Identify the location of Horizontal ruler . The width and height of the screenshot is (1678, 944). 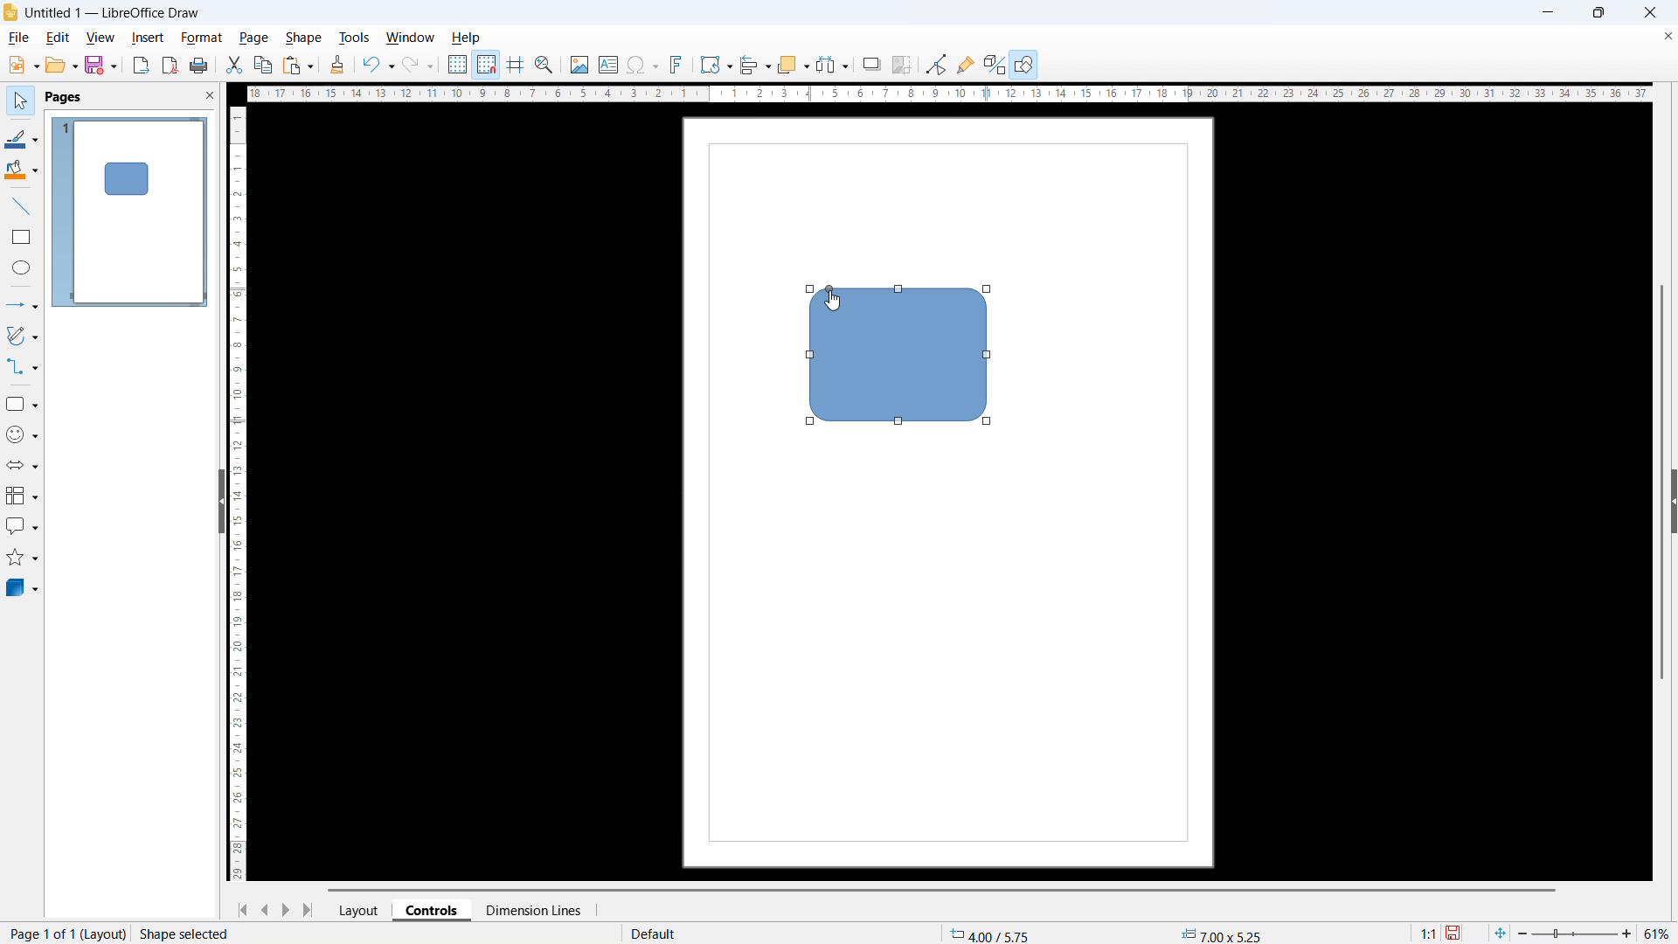
(944, 94).